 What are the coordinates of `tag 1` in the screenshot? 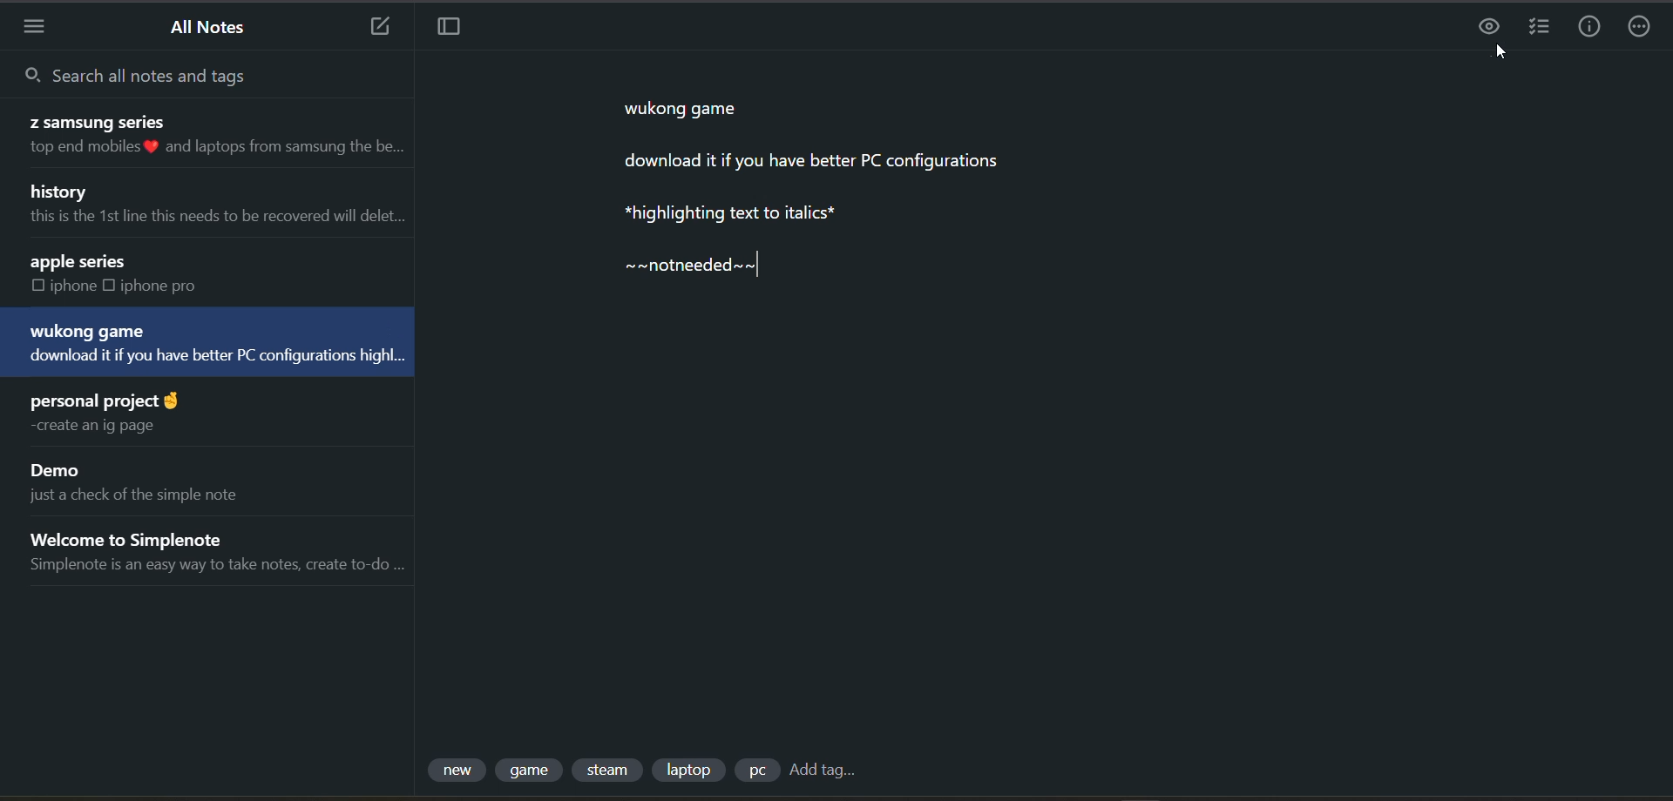 It's located at (456, 771).